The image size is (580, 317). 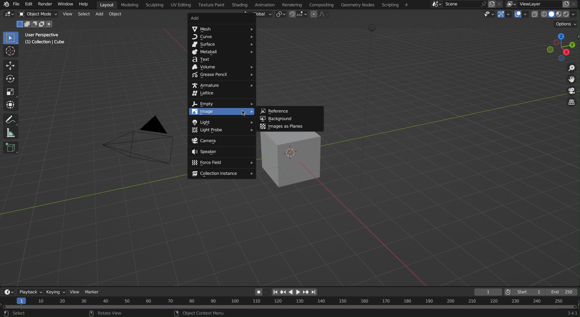 I want to click on Rendering, so click(x=292, y=4).